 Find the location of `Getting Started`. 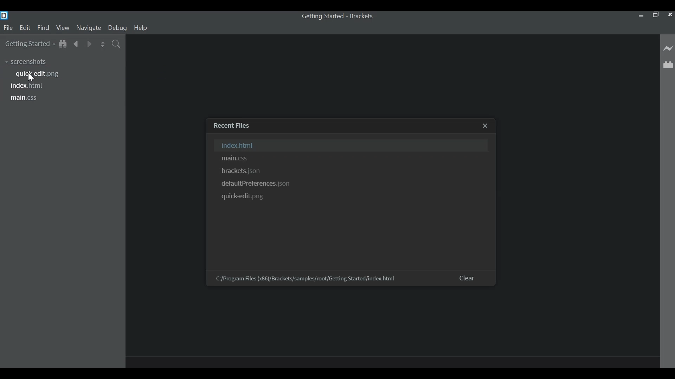

Getting Started is located at coordinates (322, 16).